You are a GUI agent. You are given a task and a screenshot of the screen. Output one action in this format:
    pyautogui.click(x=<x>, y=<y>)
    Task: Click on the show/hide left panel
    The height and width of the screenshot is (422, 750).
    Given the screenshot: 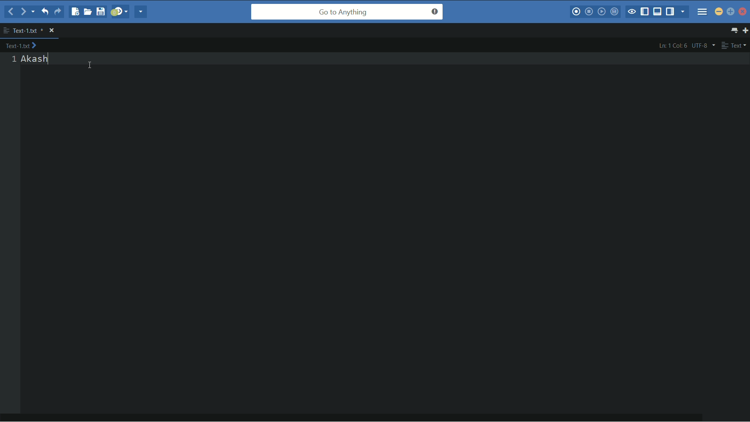 What is the action you would take?
    pyautogui.click(x=645, y=12)
    